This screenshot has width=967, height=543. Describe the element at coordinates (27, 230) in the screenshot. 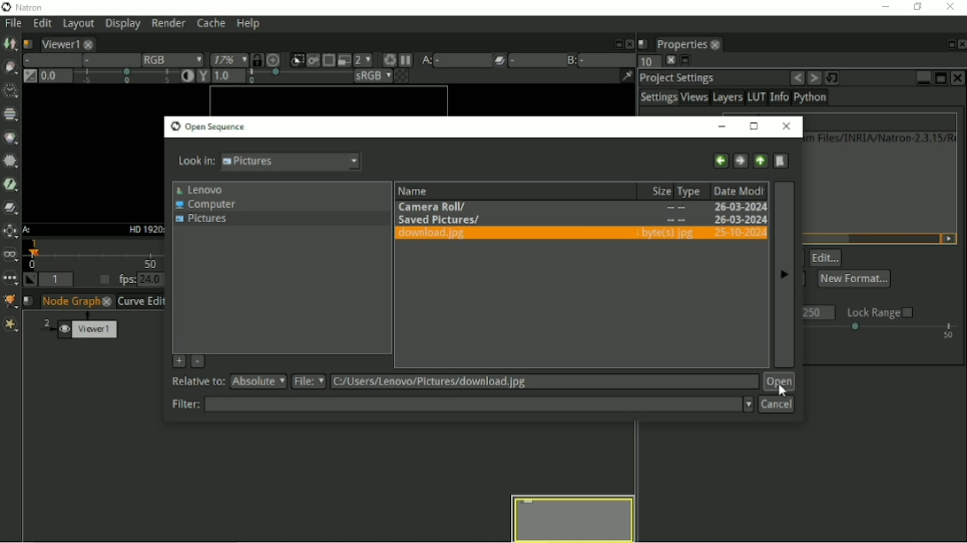

I see `A` at that location.